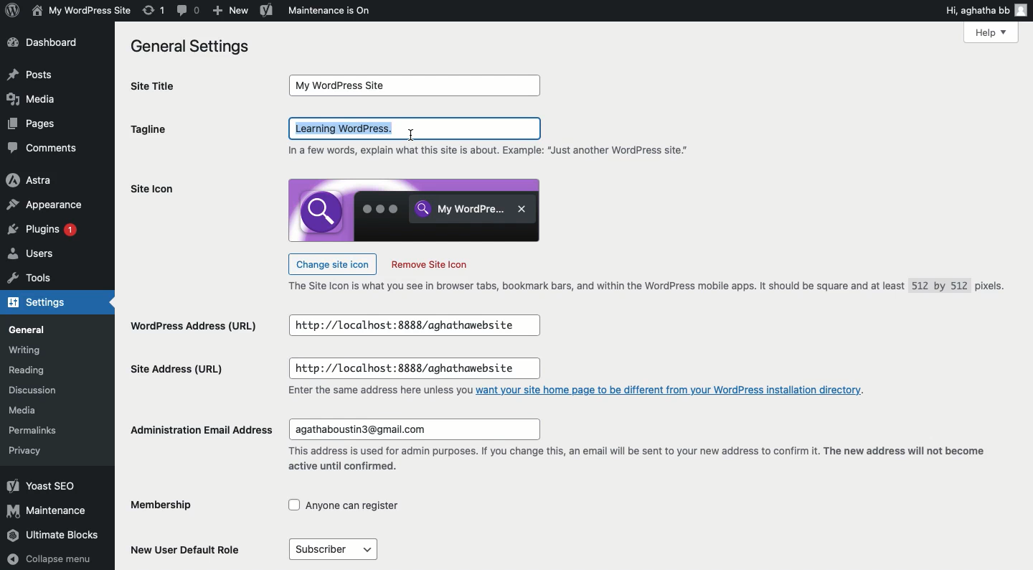 This screenshot has width=1033, height=570. Describe the element at coordinates (25, 350) in the screenshot. I see `Writing` at that location.